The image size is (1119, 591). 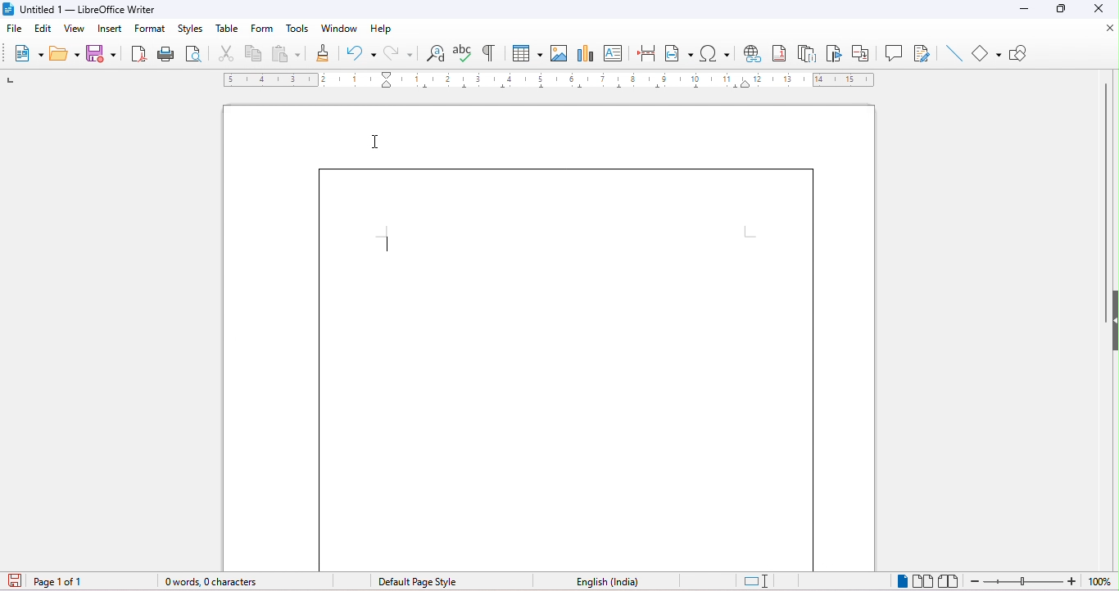 I want to click on special characters, so click(x=718, y=56).